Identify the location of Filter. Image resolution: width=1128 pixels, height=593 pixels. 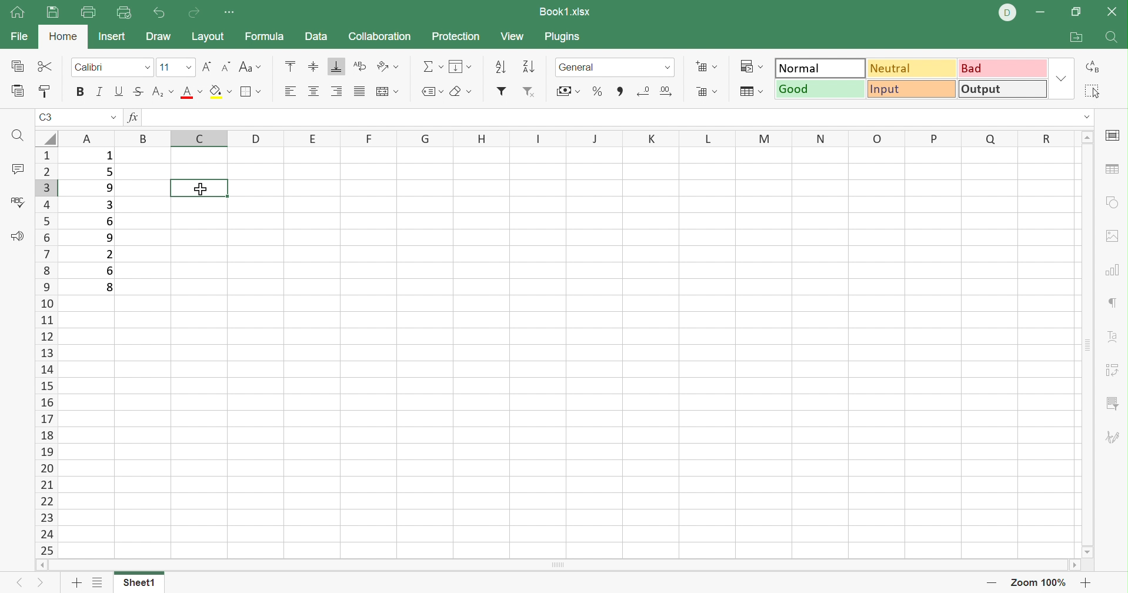
(500, 92).